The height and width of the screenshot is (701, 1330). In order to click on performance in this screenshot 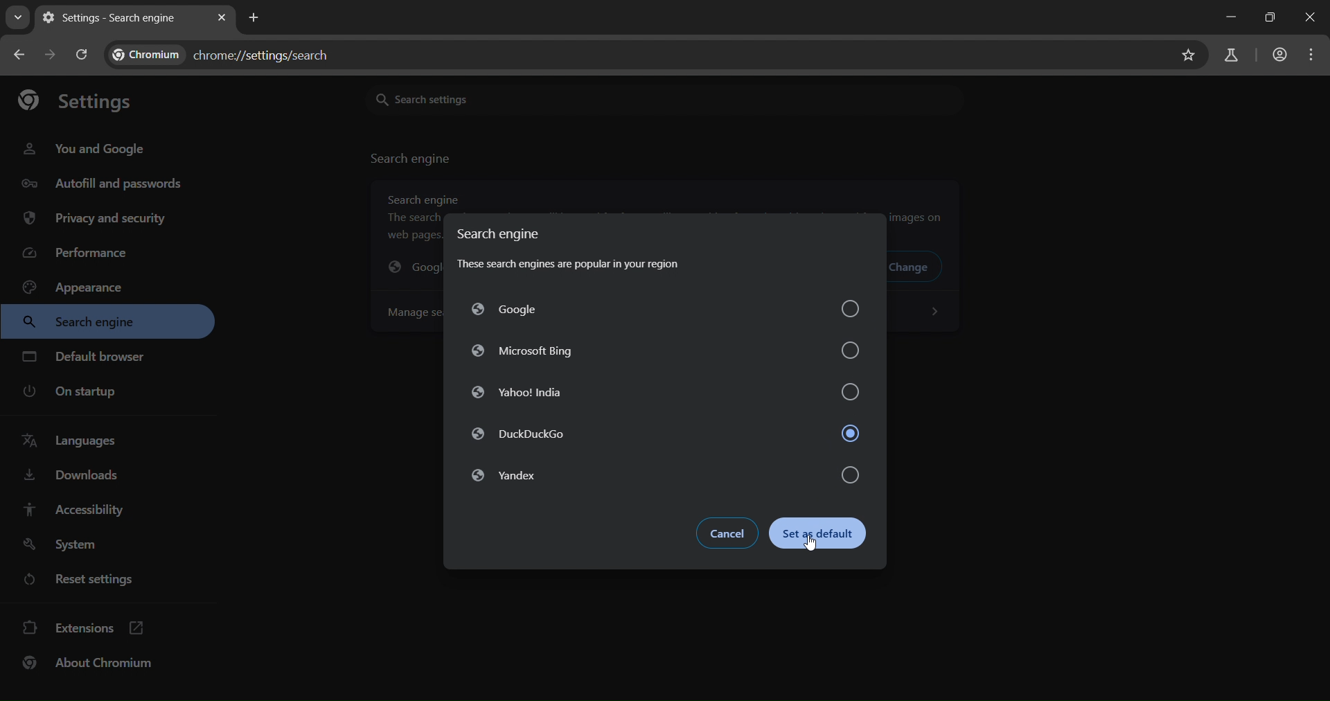, I will do `click(80, 253)`.